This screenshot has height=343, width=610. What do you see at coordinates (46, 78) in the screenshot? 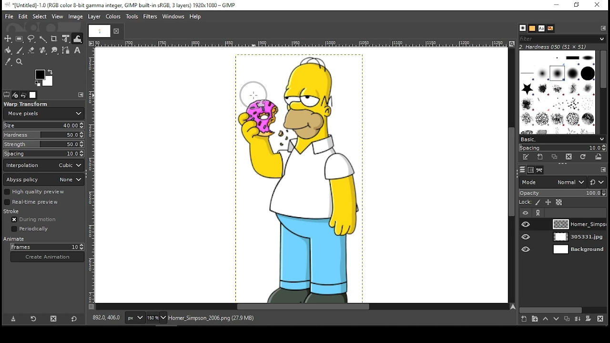
I see `colors` at bounding box center [46, 78].